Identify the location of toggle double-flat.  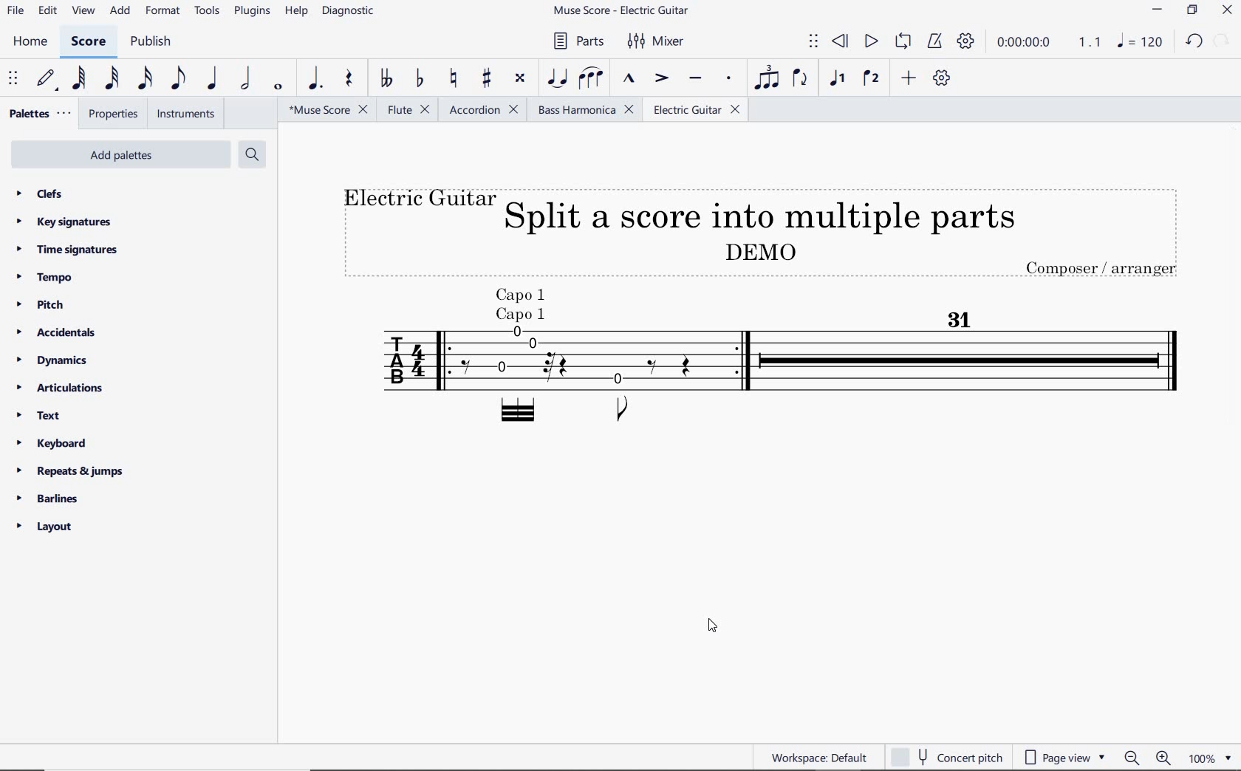
(386, 79).